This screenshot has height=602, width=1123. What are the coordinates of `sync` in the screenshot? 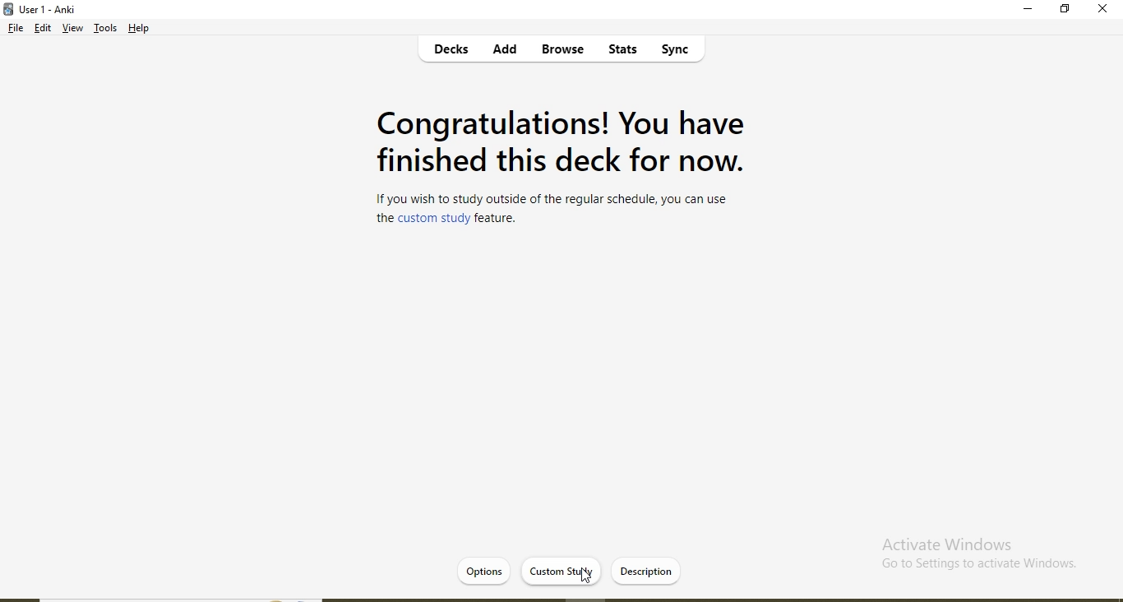 It's located at (682, 52).